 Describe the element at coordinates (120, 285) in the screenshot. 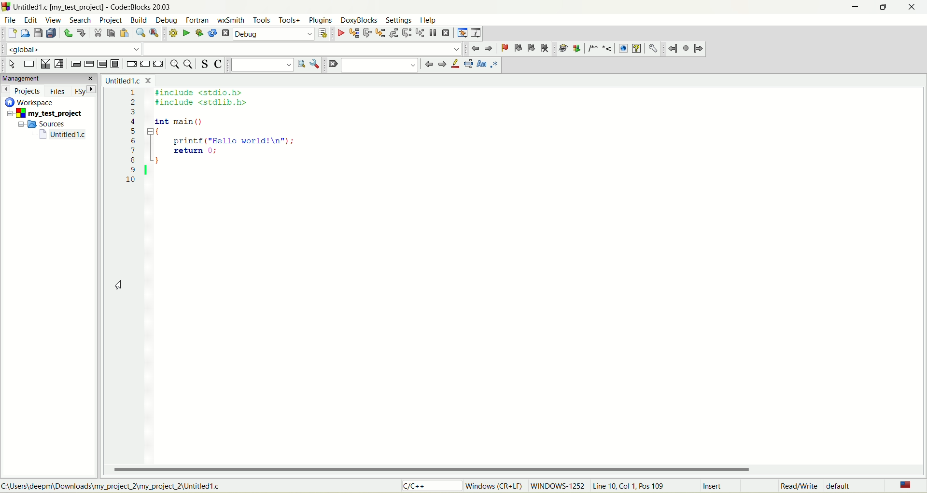

I see `Cursor` at that location.